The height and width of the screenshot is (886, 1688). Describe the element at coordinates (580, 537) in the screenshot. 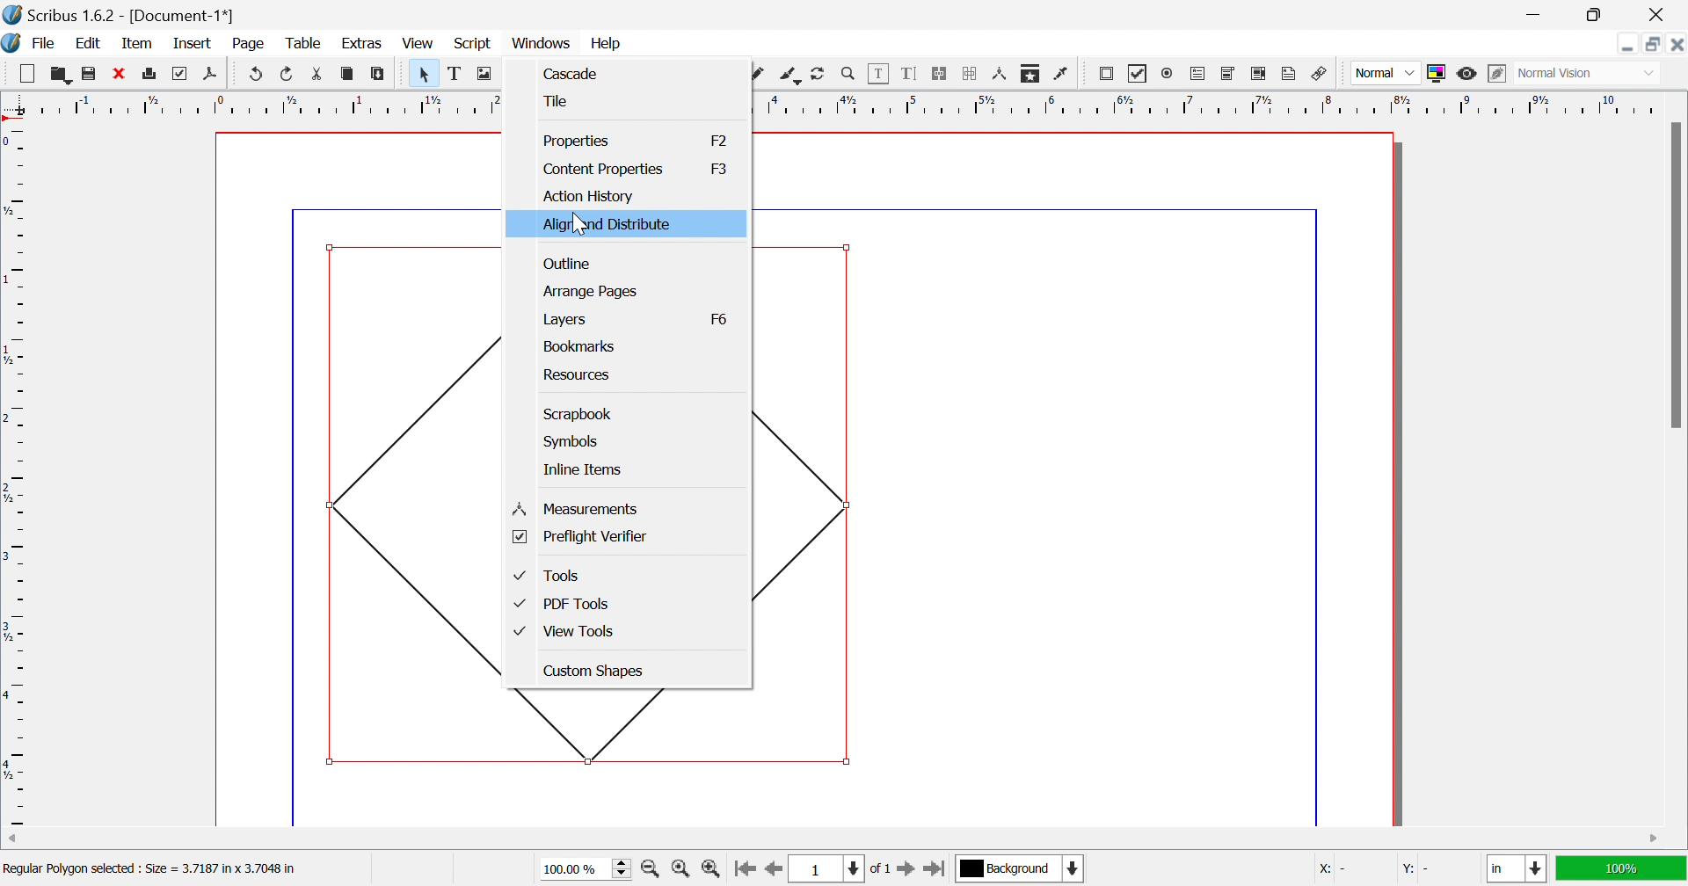

I see `Preflight verifier` at that location.